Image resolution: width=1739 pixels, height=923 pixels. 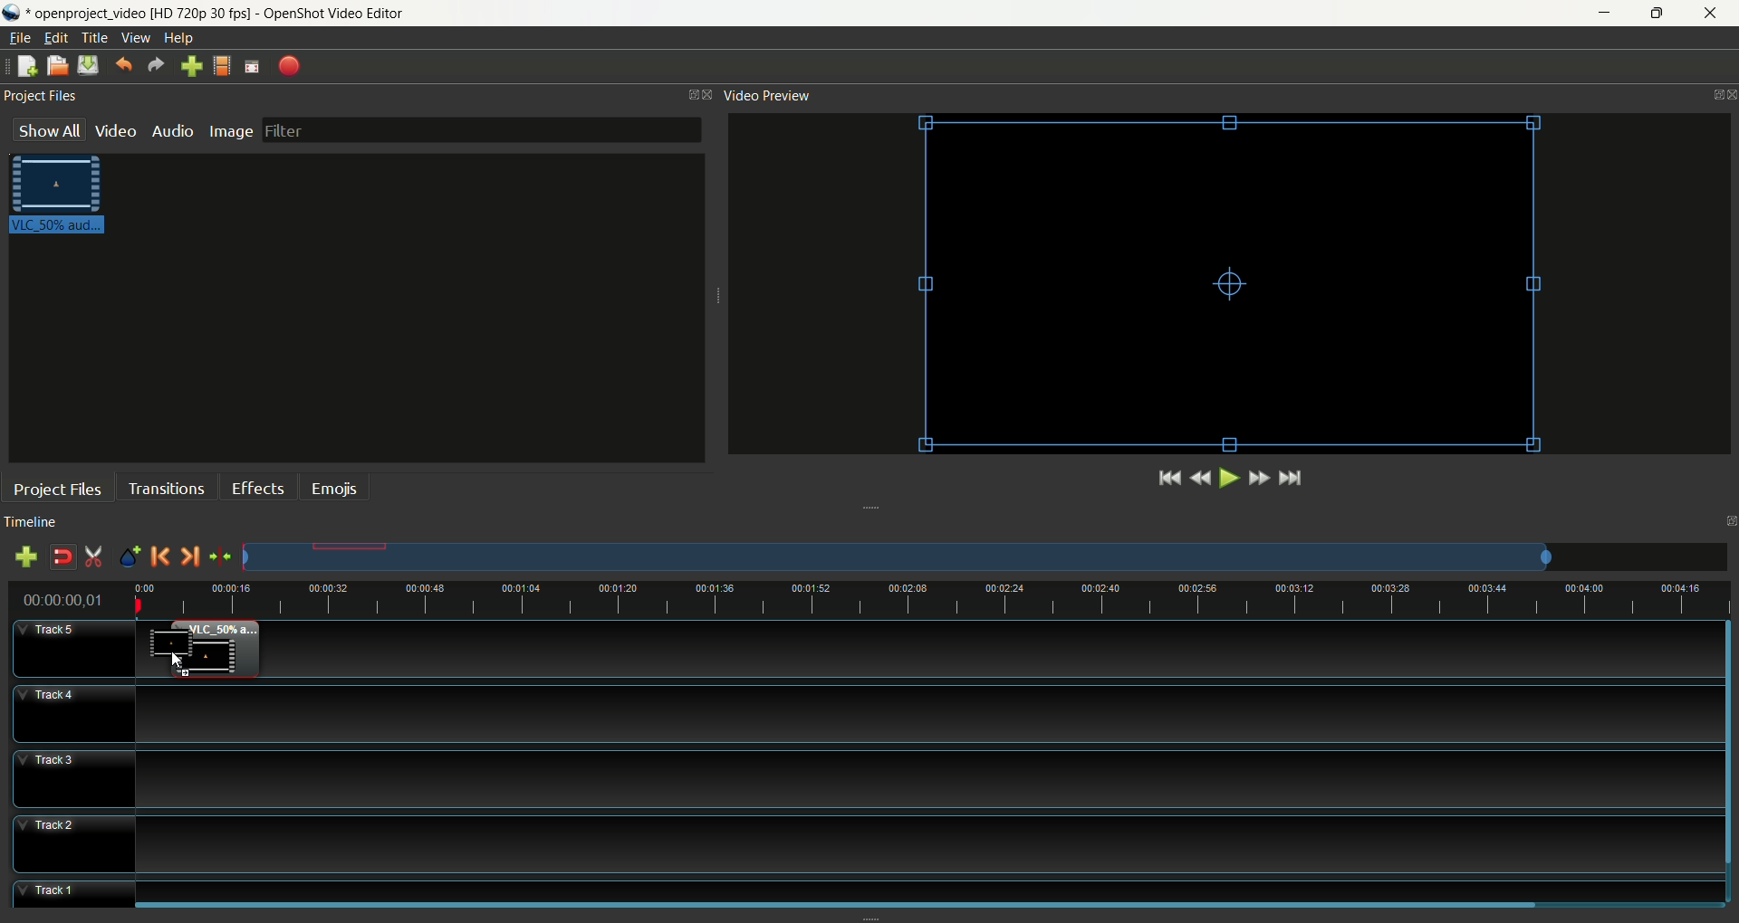 What do you see at coordinates (869, 779) in the screenshot?
I see `track3` at bounding box center [869, 779].